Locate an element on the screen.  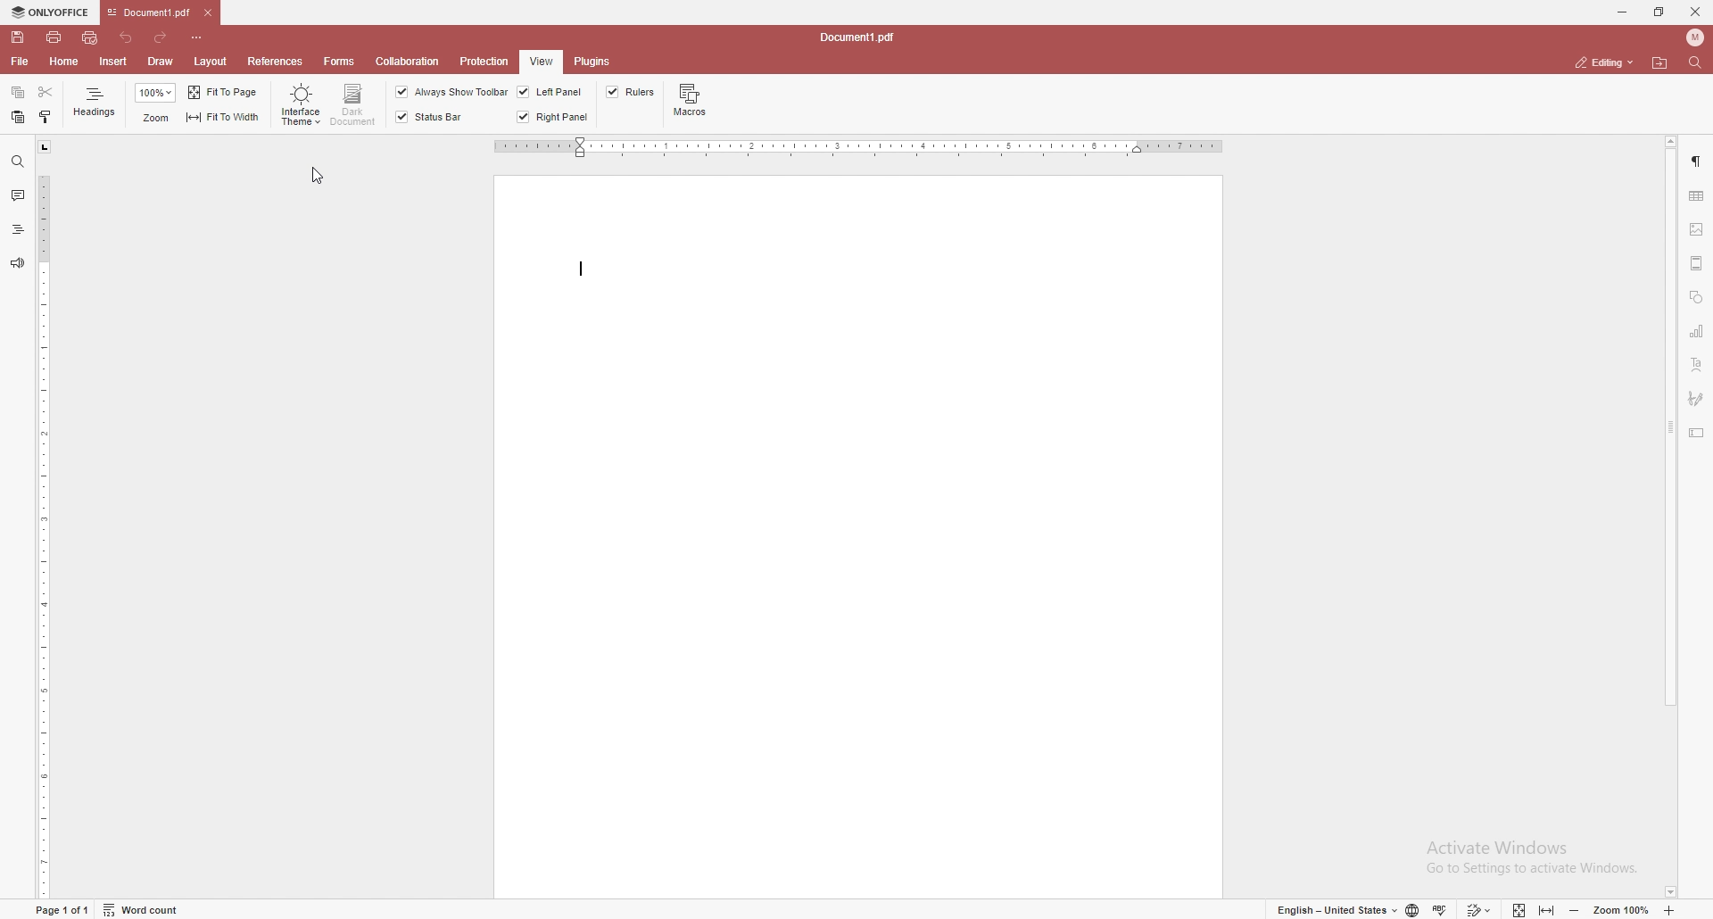
protection is located at coordinates (484, 62).